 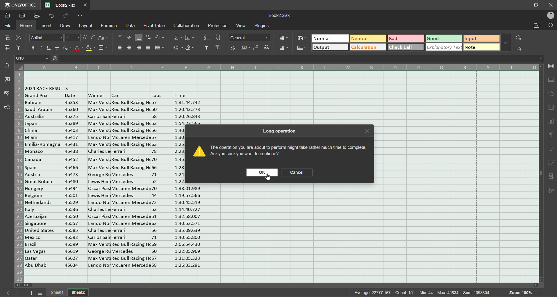 What do you see at coordinates (44, 184) in the screenshot?
I see `Countries ` at bounding box center [44, 184].